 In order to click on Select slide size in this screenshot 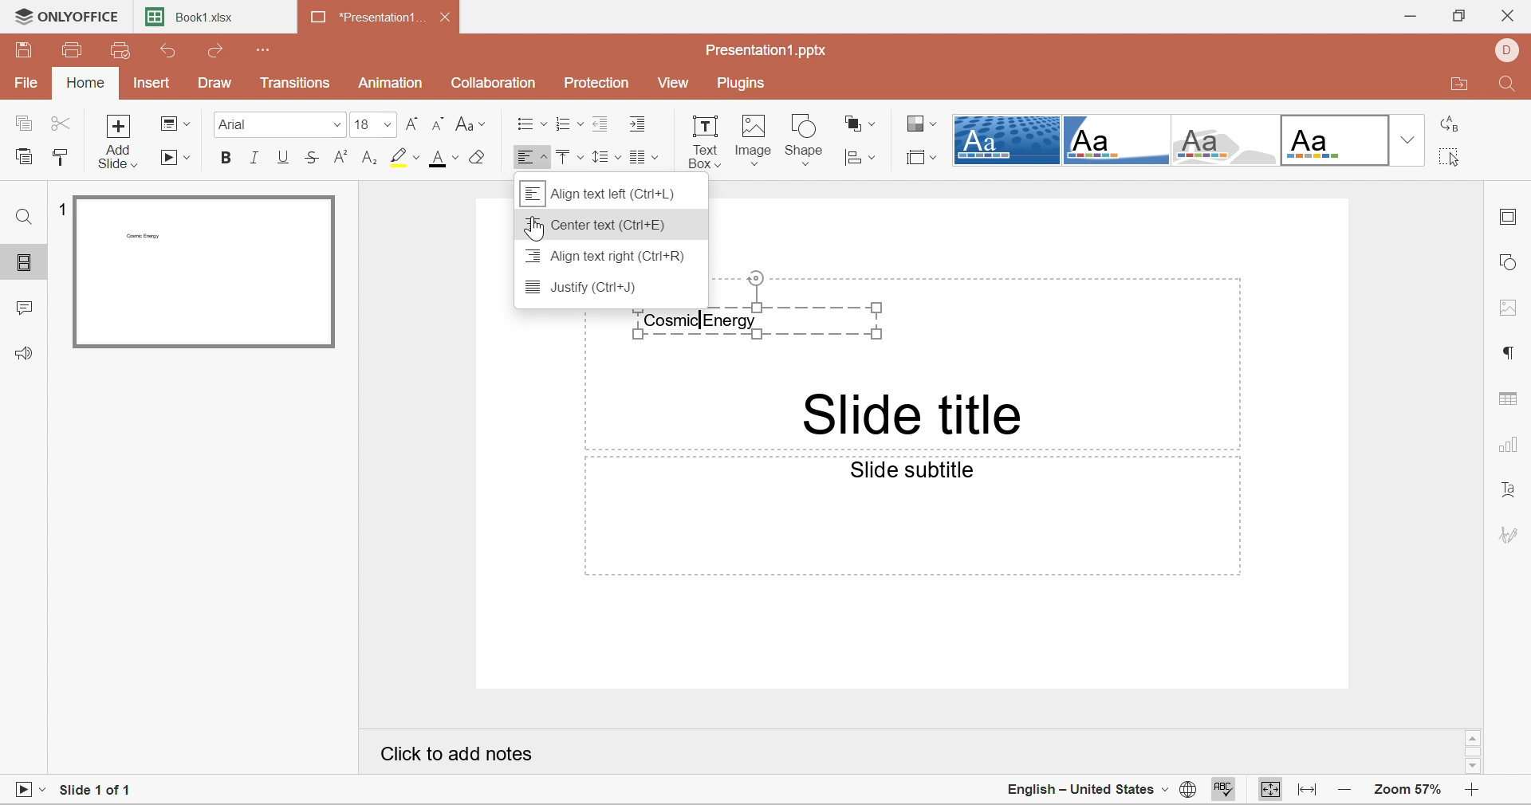, I will do `click(919, 158)`.